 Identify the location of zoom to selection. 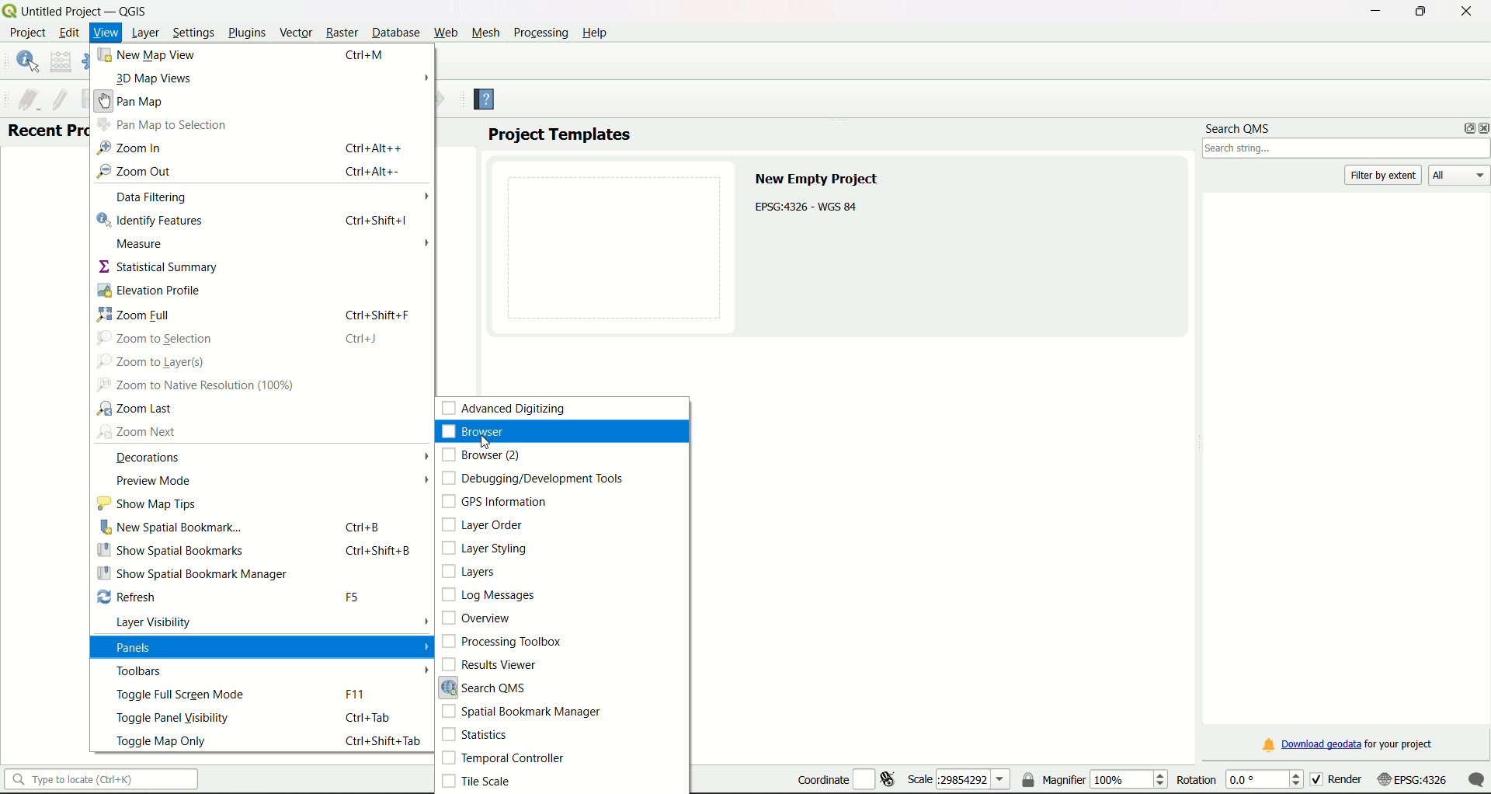
(155, 337).